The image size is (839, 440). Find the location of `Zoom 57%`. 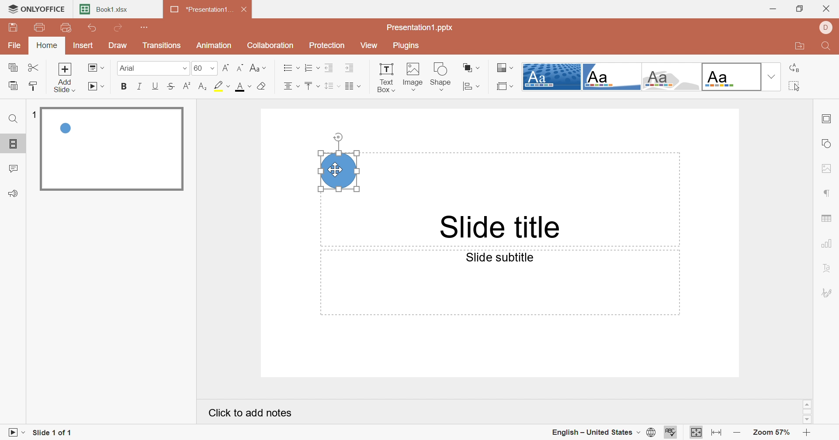

Zoom 57% is located at coordinates (771, 432).